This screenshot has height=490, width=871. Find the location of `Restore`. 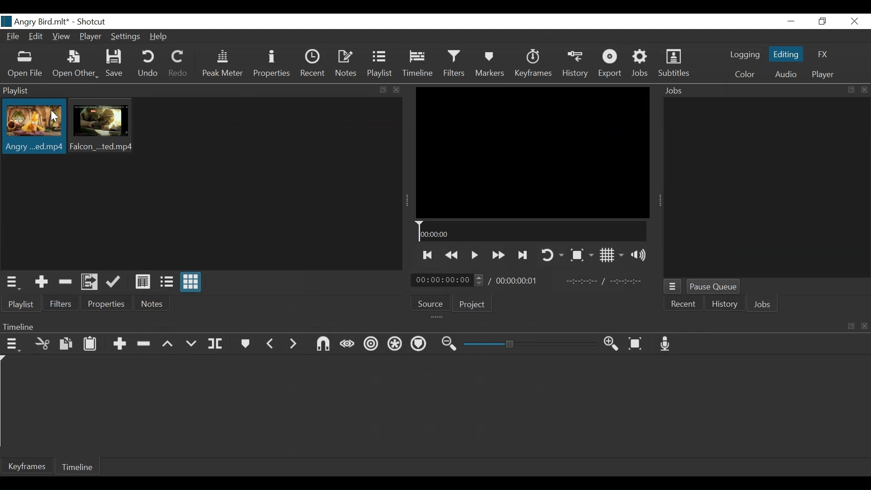

Restore is located at coordinates (821, 21).